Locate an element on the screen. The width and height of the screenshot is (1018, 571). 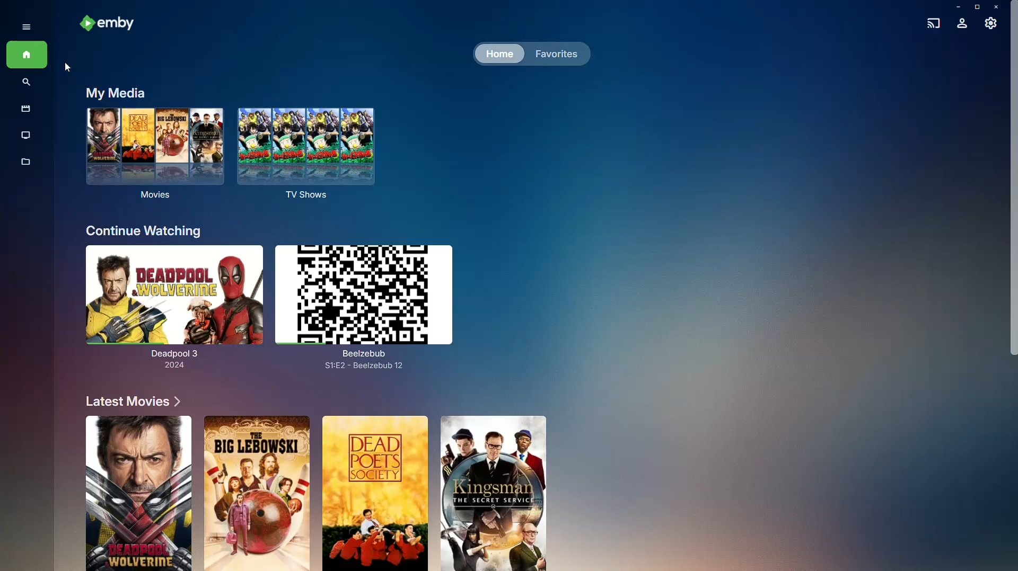
Minimize is located at coordinates (955, 7).